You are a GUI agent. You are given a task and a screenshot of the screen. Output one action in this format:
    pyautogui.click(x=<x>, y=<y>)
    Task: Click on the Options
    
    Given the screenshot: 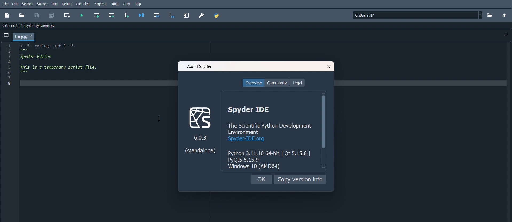 What is the action you would take?
    pyautogui.click(x=506, y=35)
    